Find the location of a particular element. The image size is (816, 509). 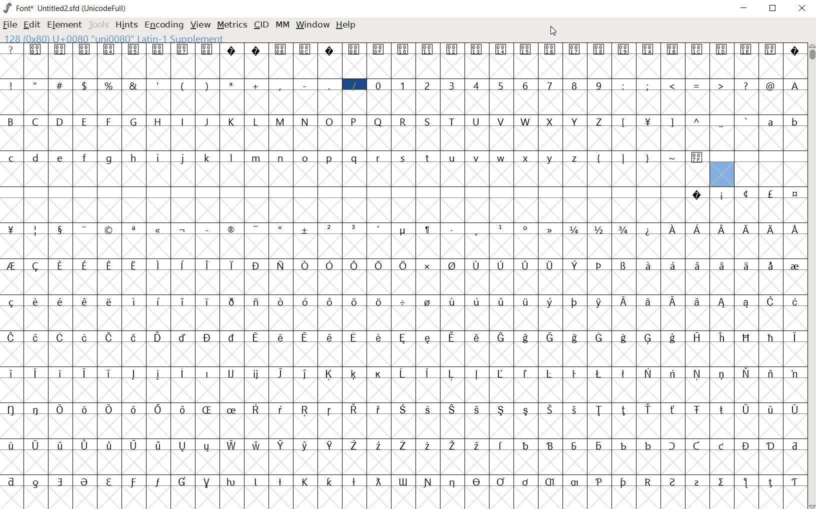

glyph is located at coordinates (575, 265).